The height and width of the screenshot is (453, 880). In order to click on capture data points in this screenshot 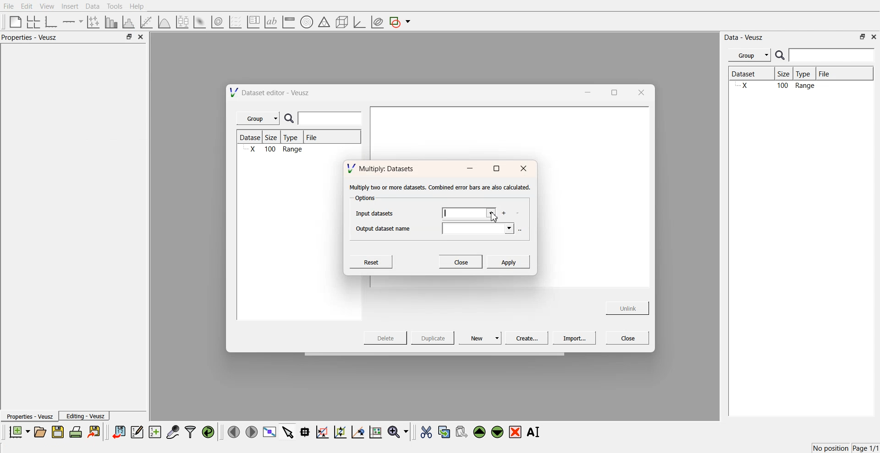, I will do `click(173, 432)`.